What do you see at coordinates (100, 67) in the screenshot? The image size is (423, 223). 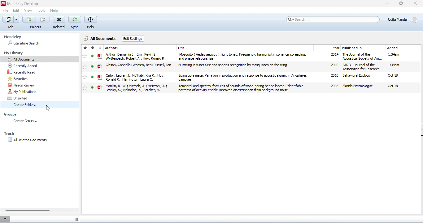 I see `pdf icon` at bounding box center [100, 67].